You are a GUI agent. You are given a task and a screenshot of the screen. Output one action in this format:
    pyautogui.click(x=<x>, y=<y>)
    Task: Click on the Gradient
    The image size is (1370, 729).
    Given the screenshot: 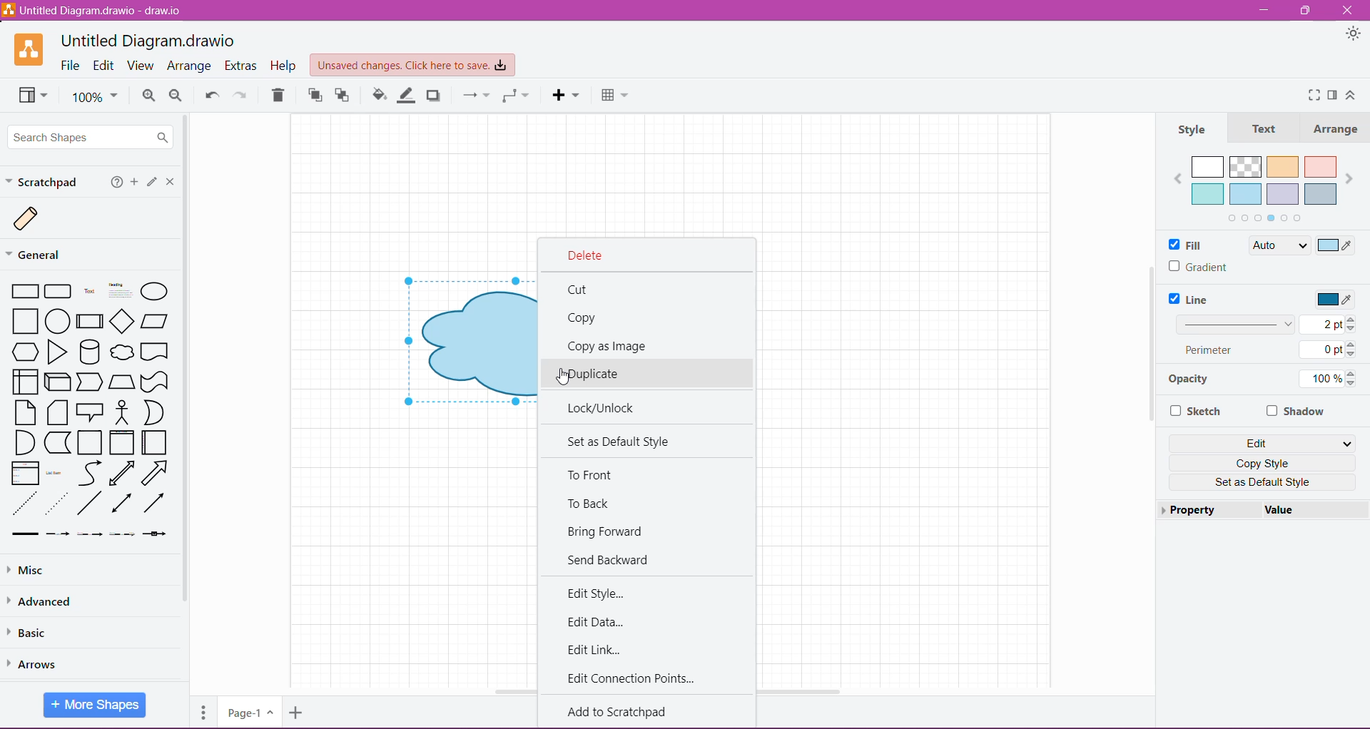 What is the action you would take?
    pyautogui.click(x=1200, y=269)
    